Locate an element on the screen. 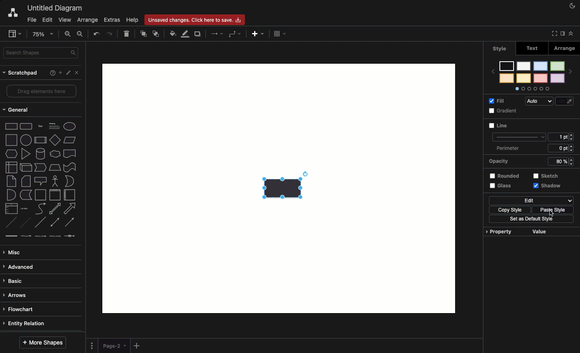 The width and height of the screenshot is (580, 353). color 1 is located at coordinates (557, 66).